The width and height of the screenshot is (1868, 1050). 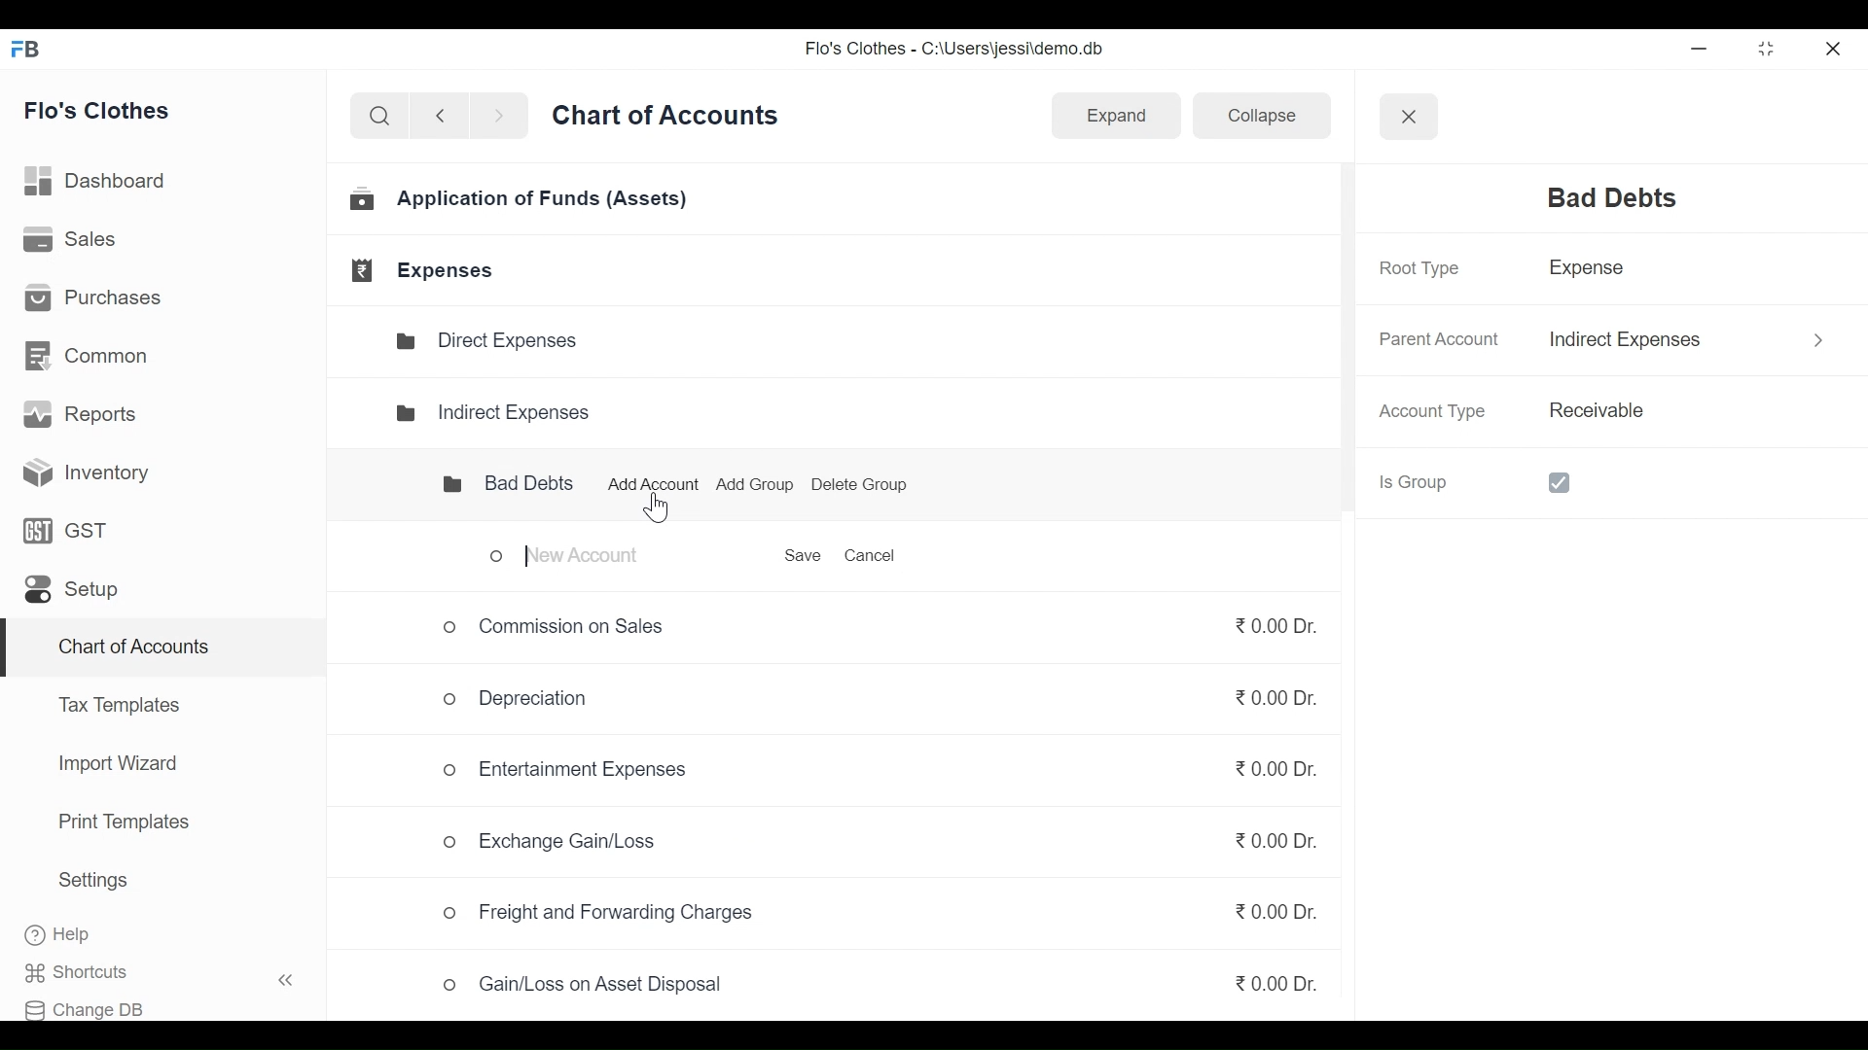 What do you see at coordinates (502, 120) in the screenshot?
I see `next` at bounding box center [502, 120].